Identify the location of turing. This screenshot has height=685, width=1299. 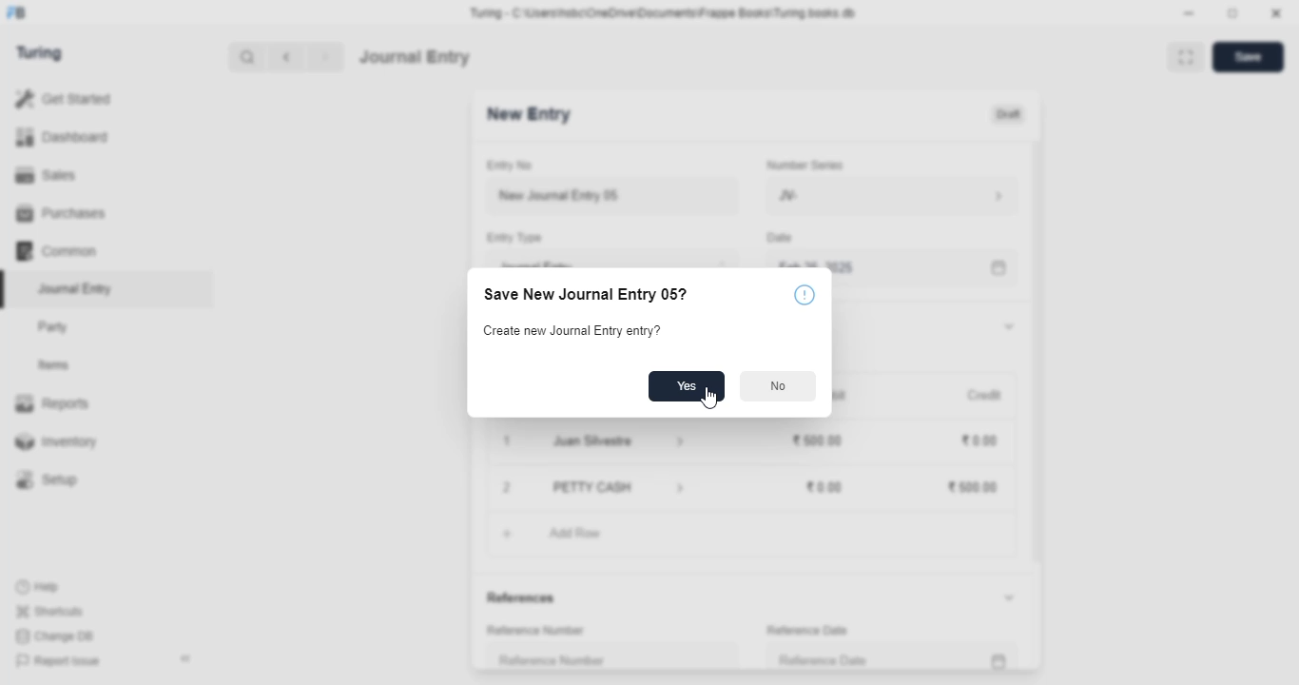
(40, 54).